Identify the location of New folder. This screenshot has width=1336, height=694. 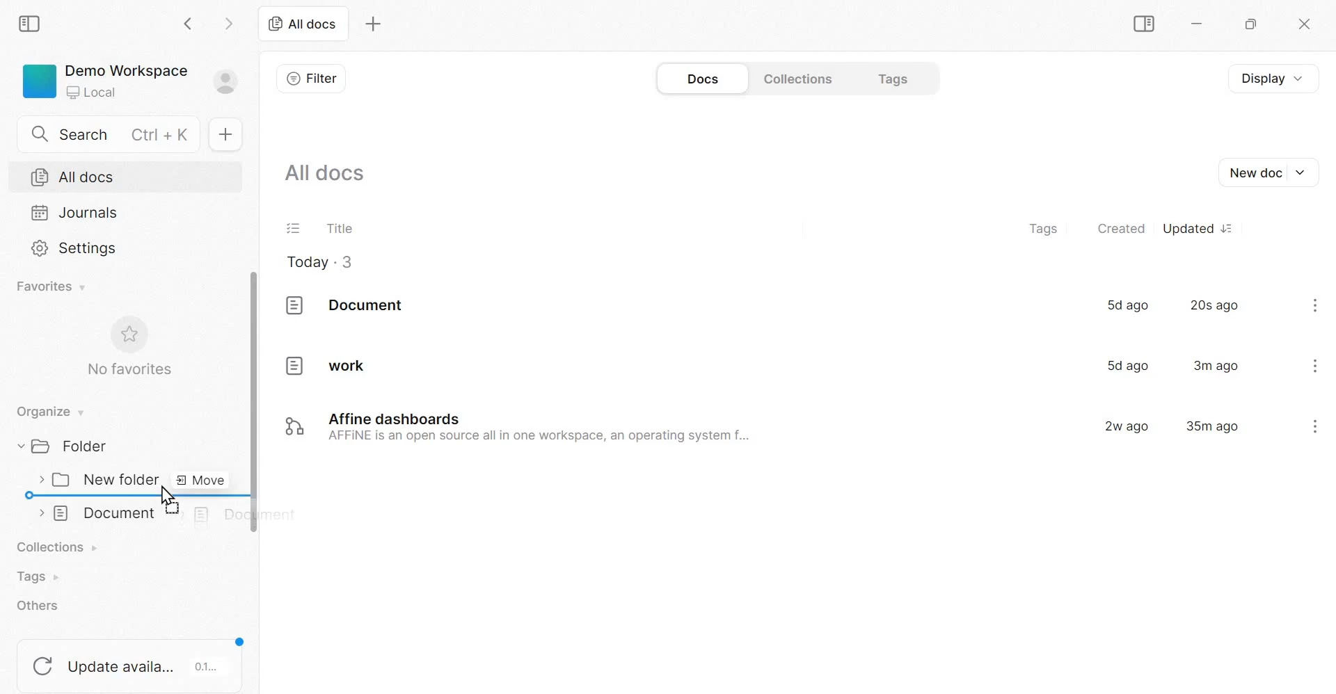
(106, 480).